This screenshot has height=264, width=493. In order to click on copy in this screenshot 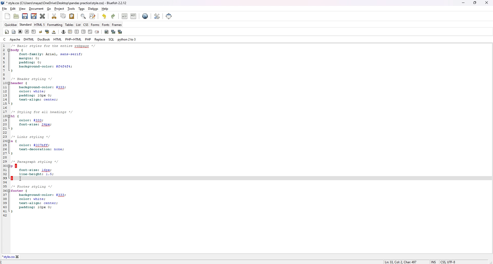, I will do `click(63, 16)`.